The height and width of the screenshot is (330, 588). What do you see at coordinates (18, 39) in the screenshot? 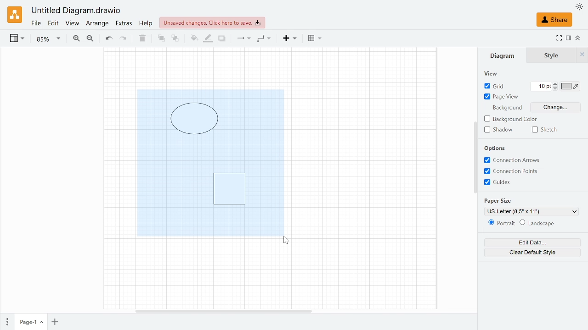
I see `View` at bounding box center [18, 39].